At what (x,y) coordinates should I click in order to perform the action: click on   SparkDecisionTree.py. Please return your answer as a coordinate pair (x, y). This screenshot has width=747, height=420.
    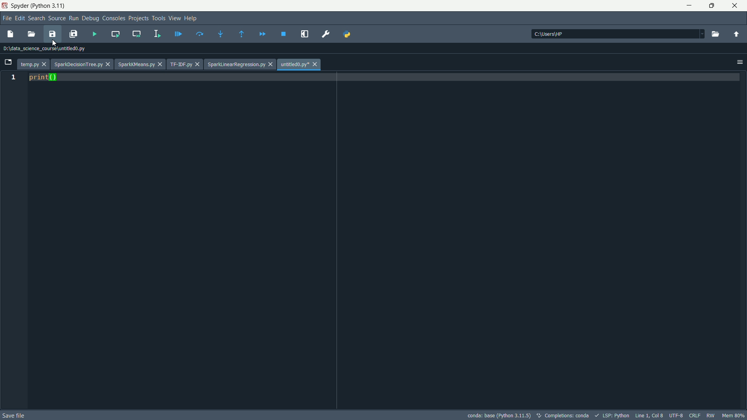
    Looking at the image, I should click on (78, 65).